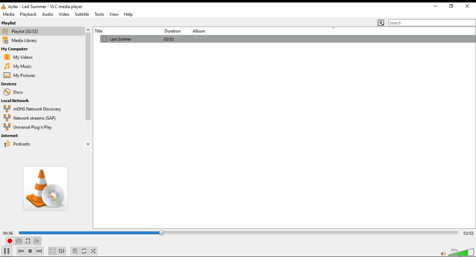 This screenshot has width=476, height=257. I want to click on media, so click(9, 14).